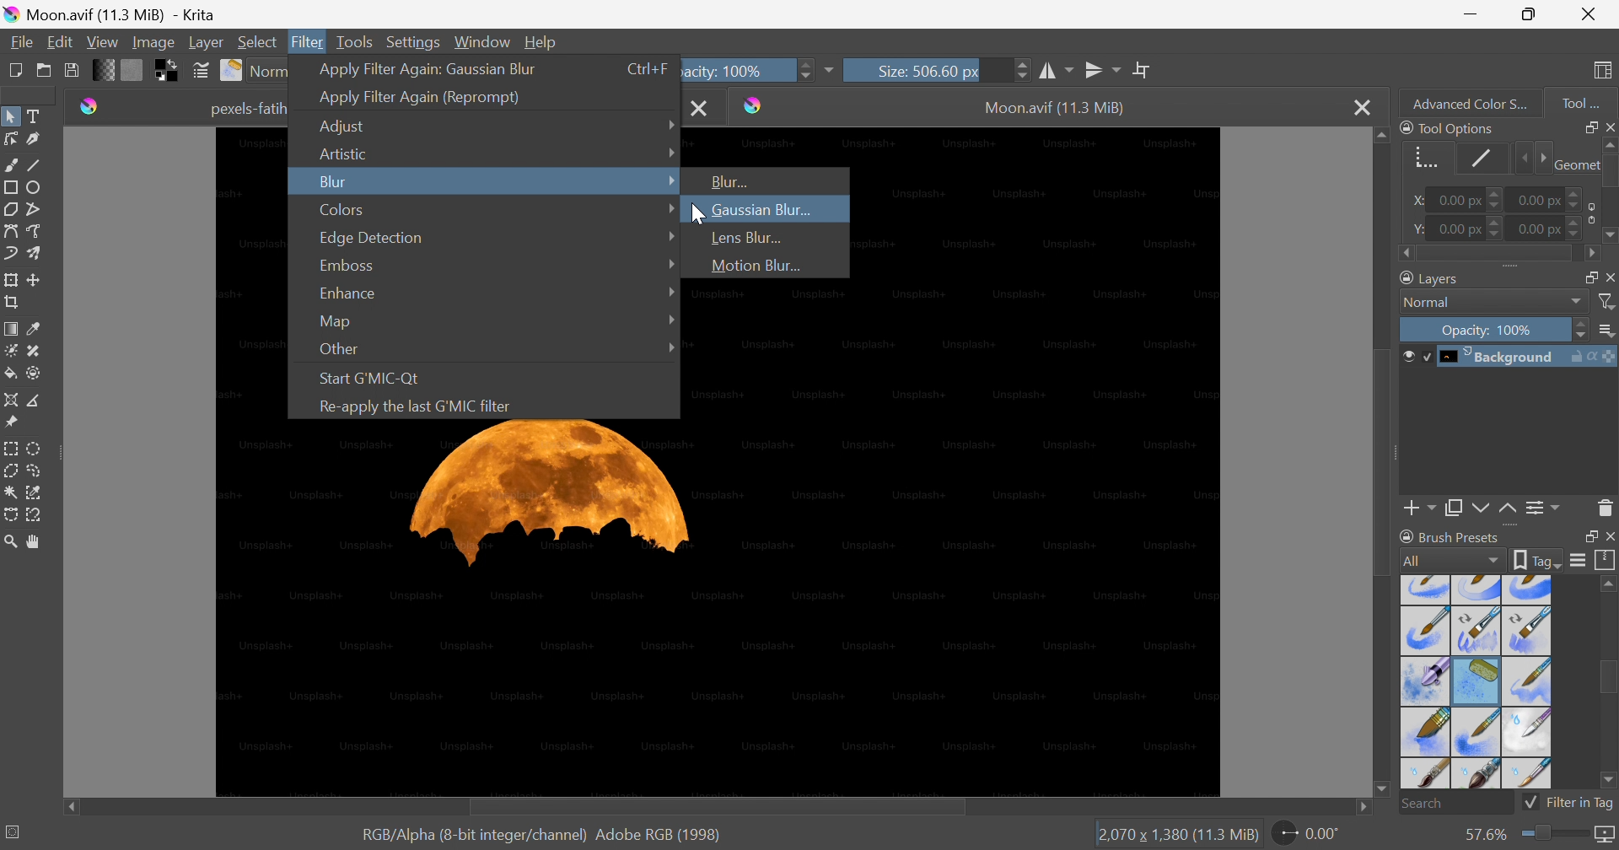 The width and height of the screenshot is (1619, 850). Describe the element at coordinates (86, 110) in the screenshot. I see `Krita icon` at that location.